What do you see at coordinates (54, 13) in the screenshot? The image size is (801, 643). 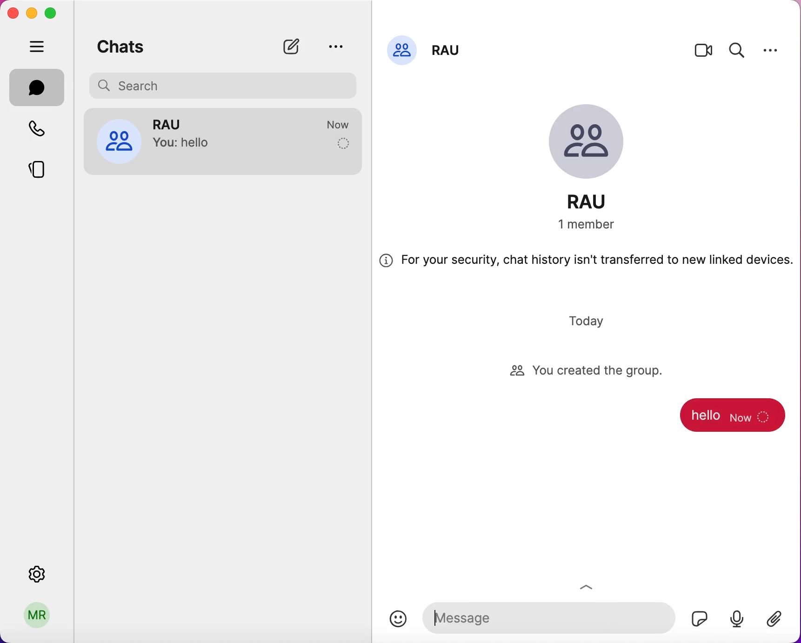 I see `maximize` at bounding box center [54, 13].